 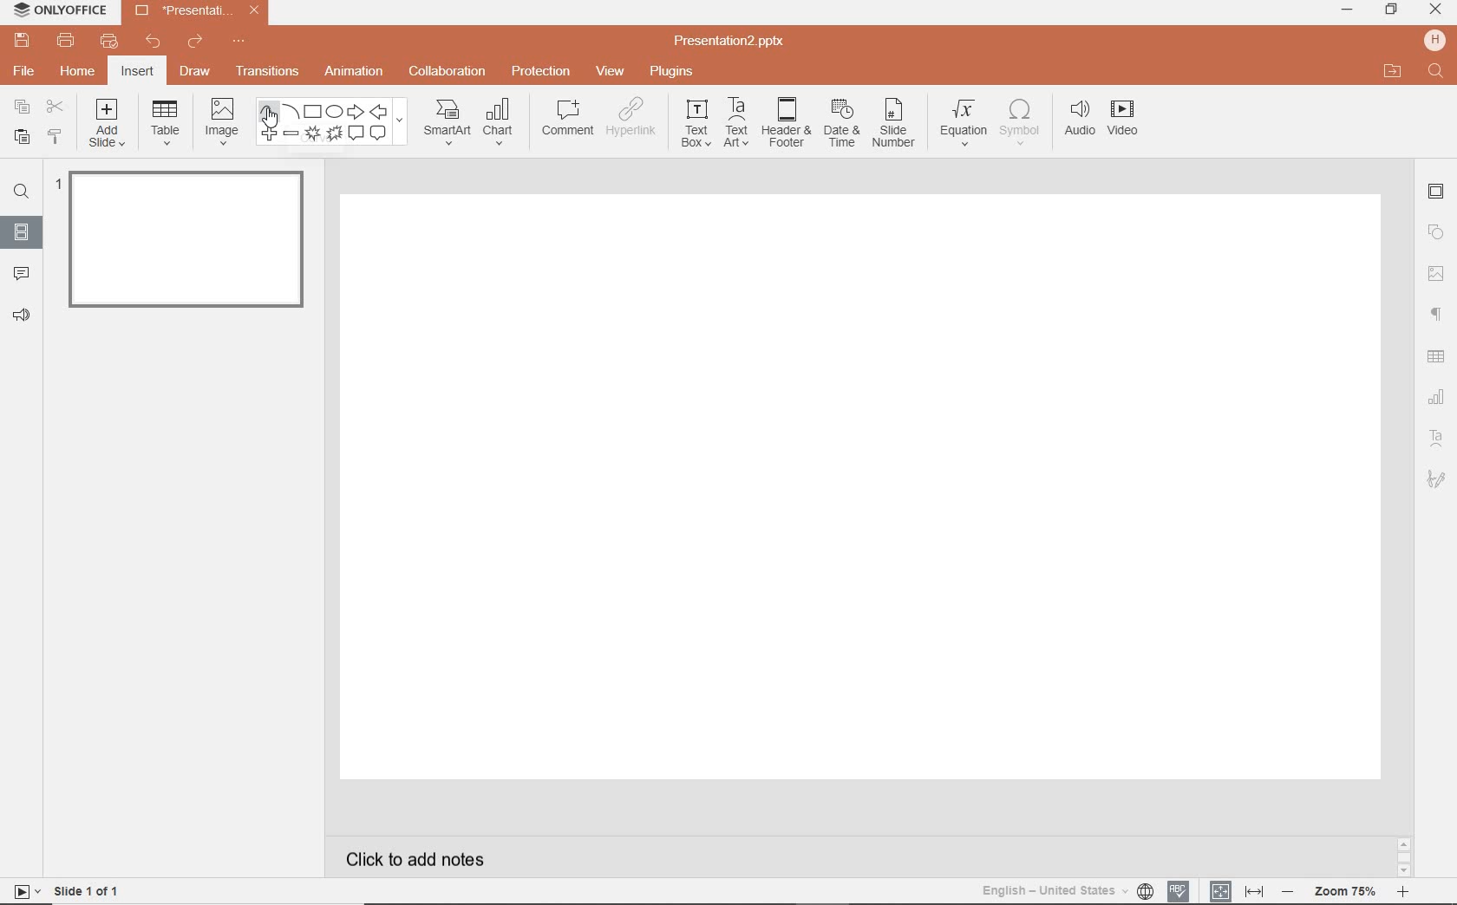 What do you see at coordinates (1392, 10) in the screenshot?
I see `RESTORE` at bounding box center [1392, 10].